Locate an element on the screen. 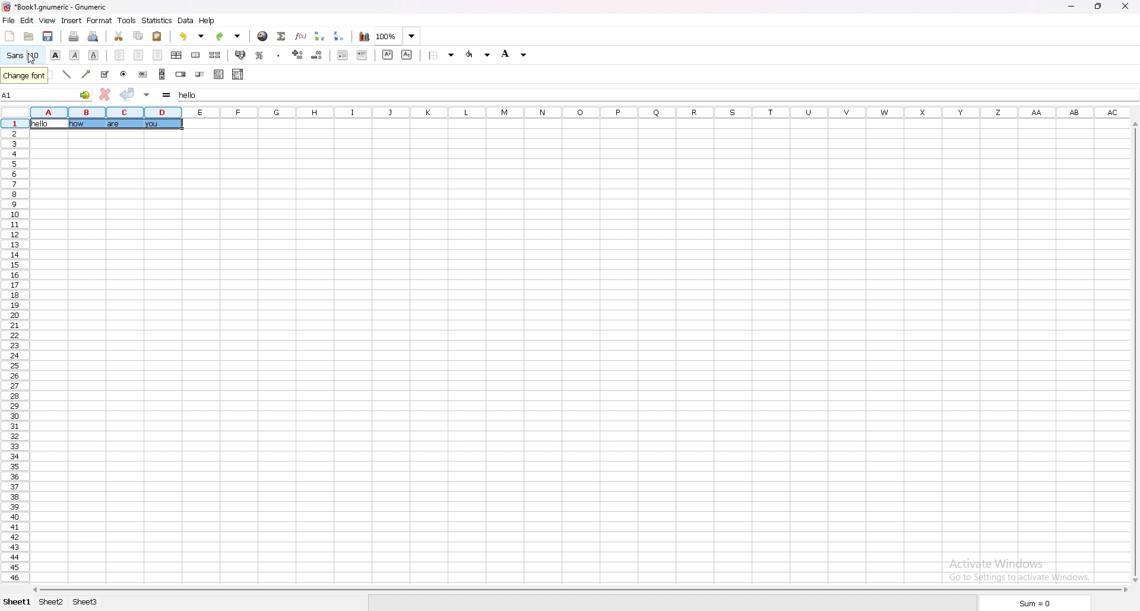 This screenshot has width=1140, height=611. cut is located at coordinates (118, 35).